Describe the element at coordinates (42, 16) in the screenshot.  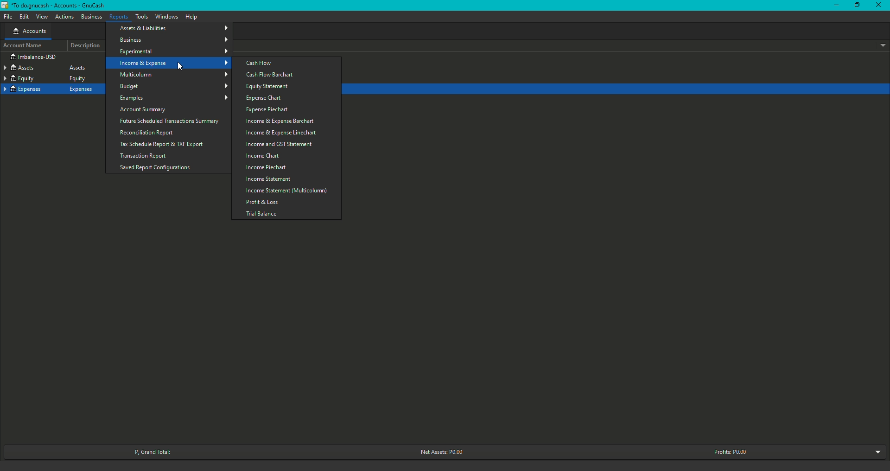
I see `View` at that location.